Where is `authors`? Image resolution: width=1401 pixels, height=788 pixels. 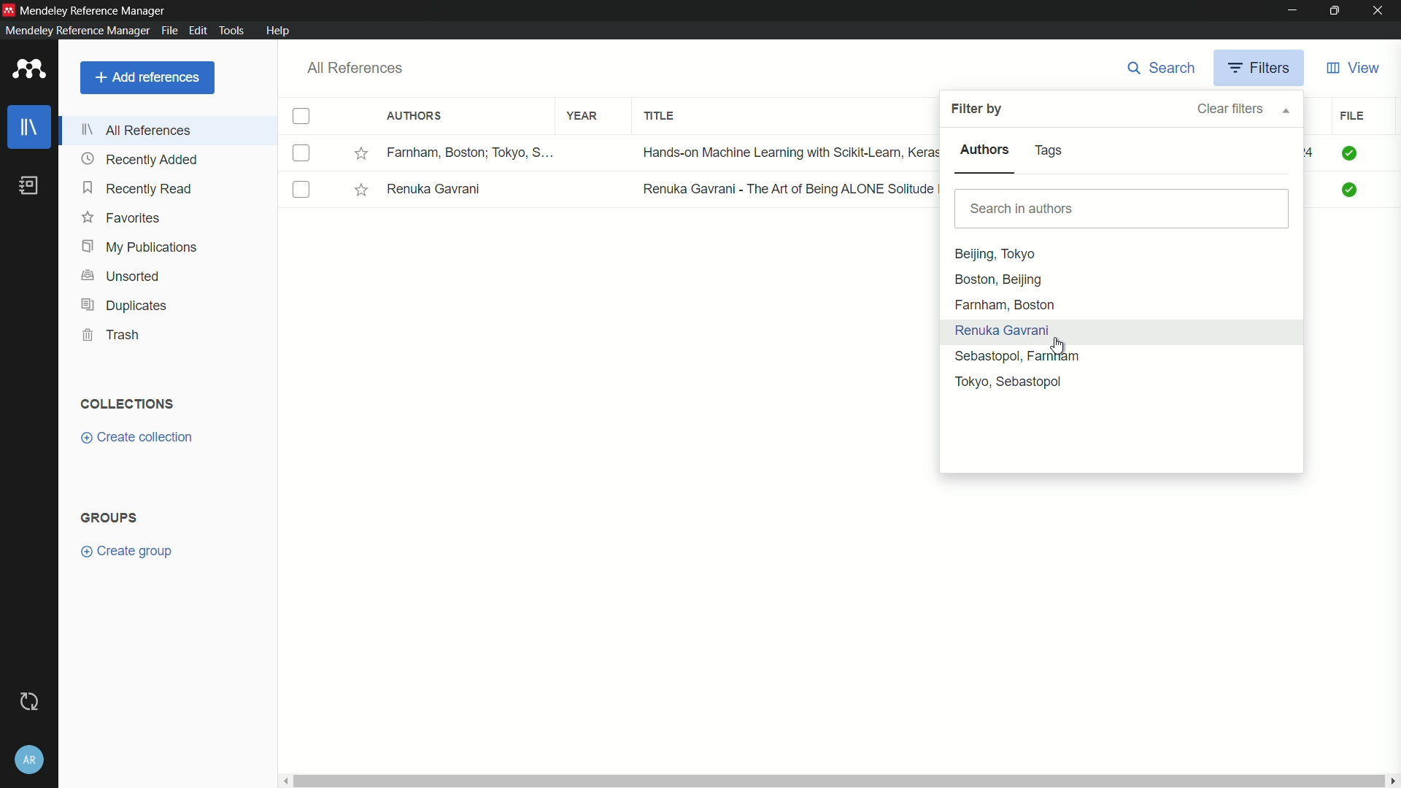
authors is located at coordinates (987, 151).